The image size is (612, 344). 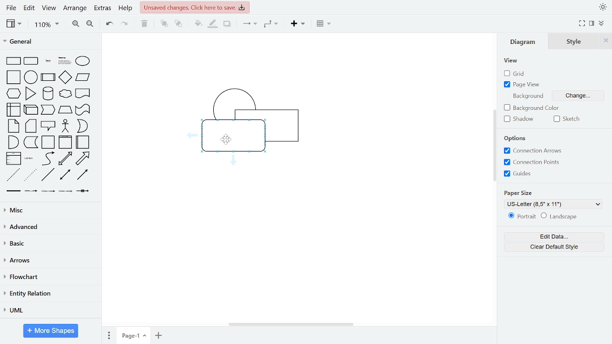 What do you see at coordinates (575, 42) in the screenshot?
I see `style` at bounding box center [575, 42].